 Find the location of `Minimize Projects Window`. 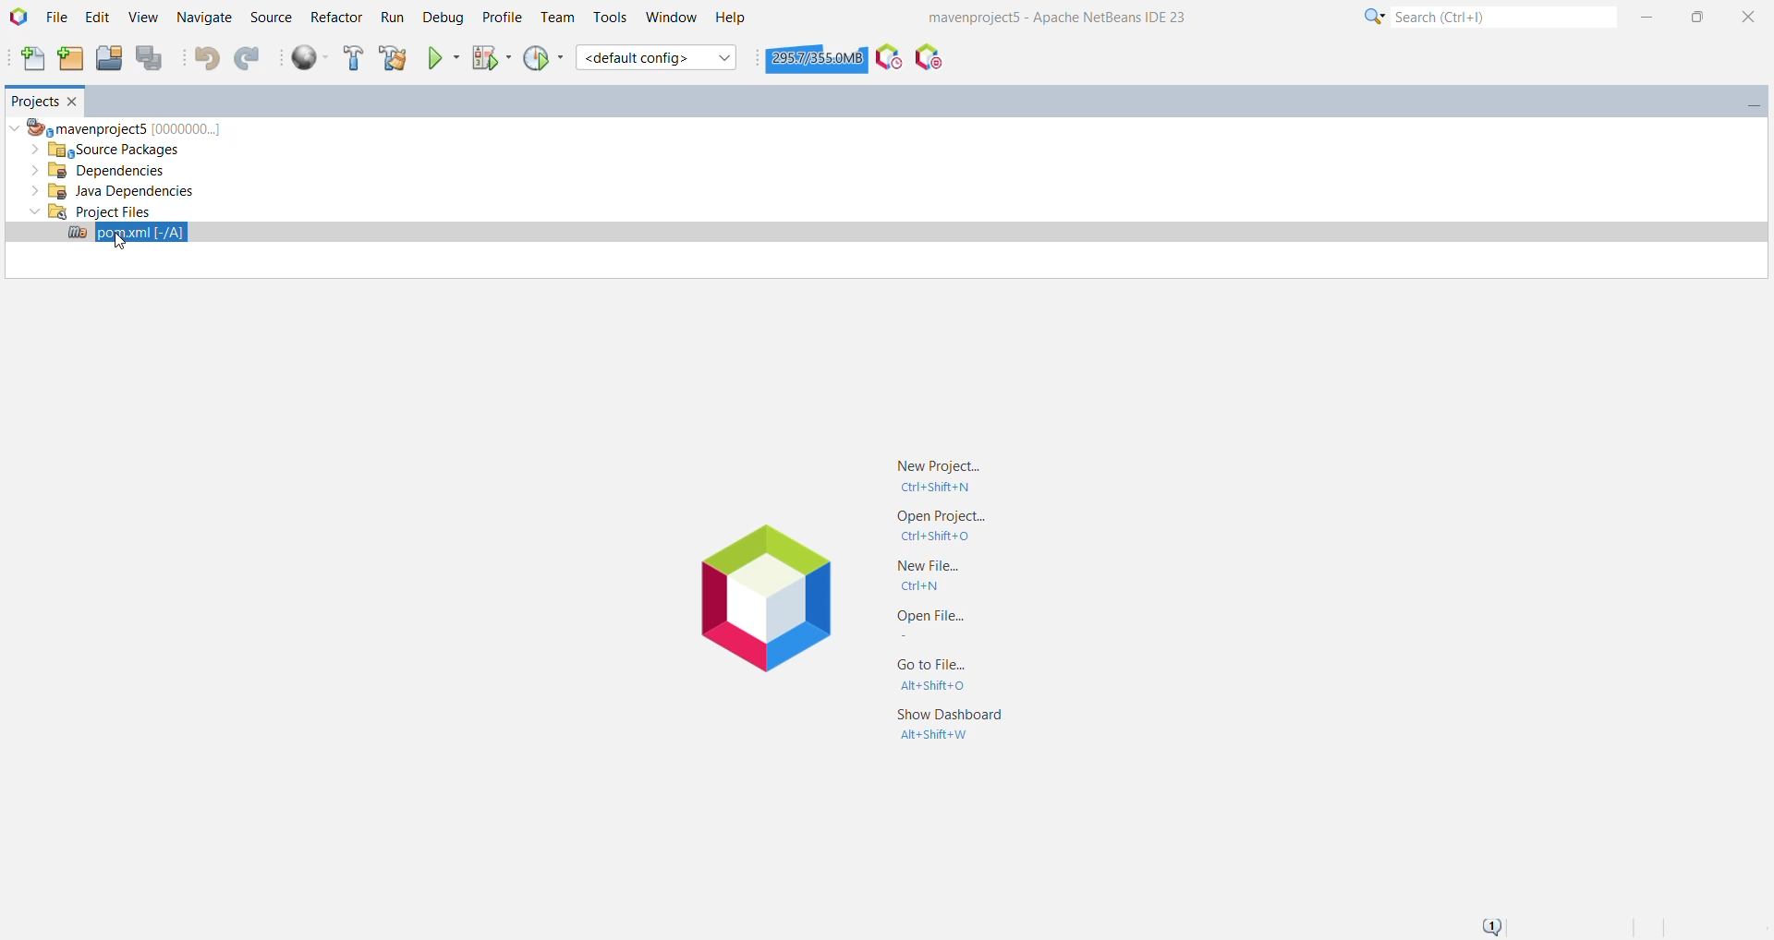

Minimize Projects Window is located at coordinates (1747, 102).